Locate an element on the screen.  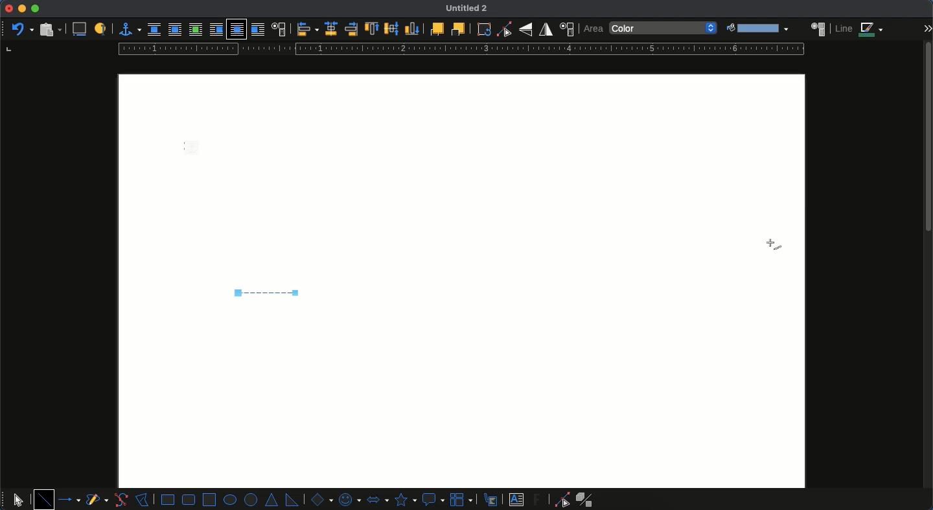
right triangle is located at coordinates (292, 499).